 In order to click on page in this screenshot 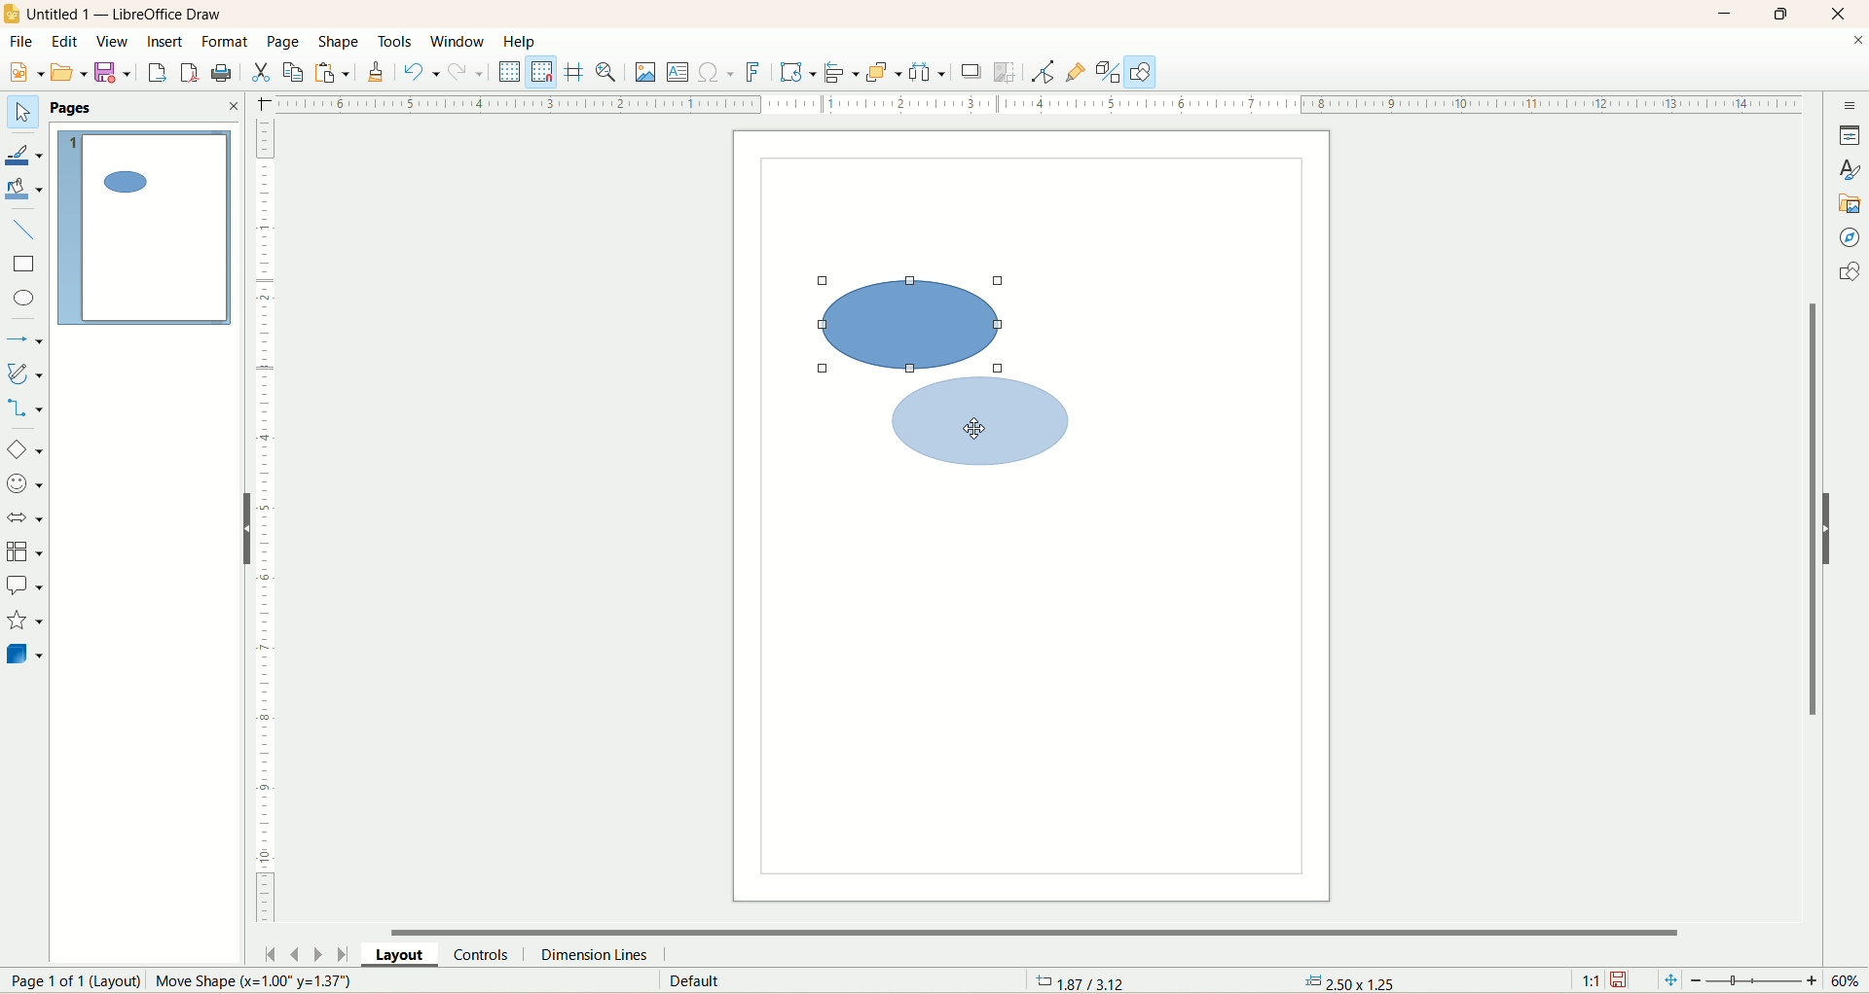, I will do `click(288, 41)`.